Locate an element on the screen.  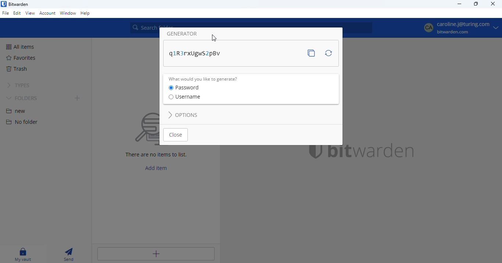
username is located at coordinates (184, 97).